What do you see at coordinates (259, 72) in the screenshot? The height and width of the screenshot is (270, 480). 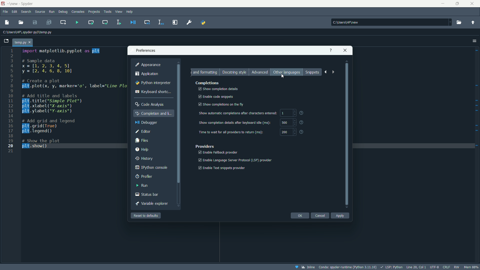 I see `advanced` at bounding box center [259, 72].